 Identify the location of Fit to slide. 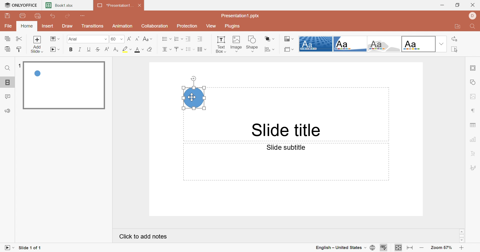
(398, 247).